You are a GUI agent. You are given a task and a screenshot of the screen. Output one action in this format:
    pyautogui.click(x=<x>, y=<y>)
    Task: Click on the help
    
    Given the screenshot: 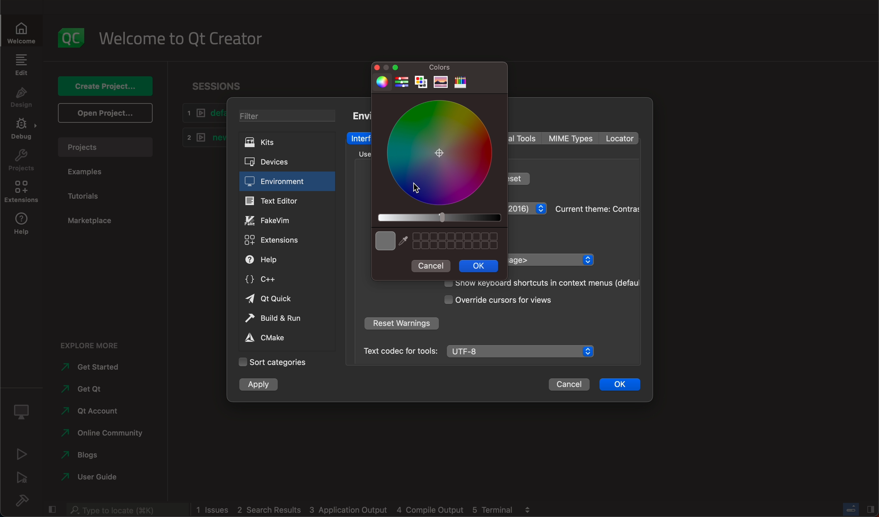 What is the action you would take?
    pyautogui.click(x=23, y=227)
    